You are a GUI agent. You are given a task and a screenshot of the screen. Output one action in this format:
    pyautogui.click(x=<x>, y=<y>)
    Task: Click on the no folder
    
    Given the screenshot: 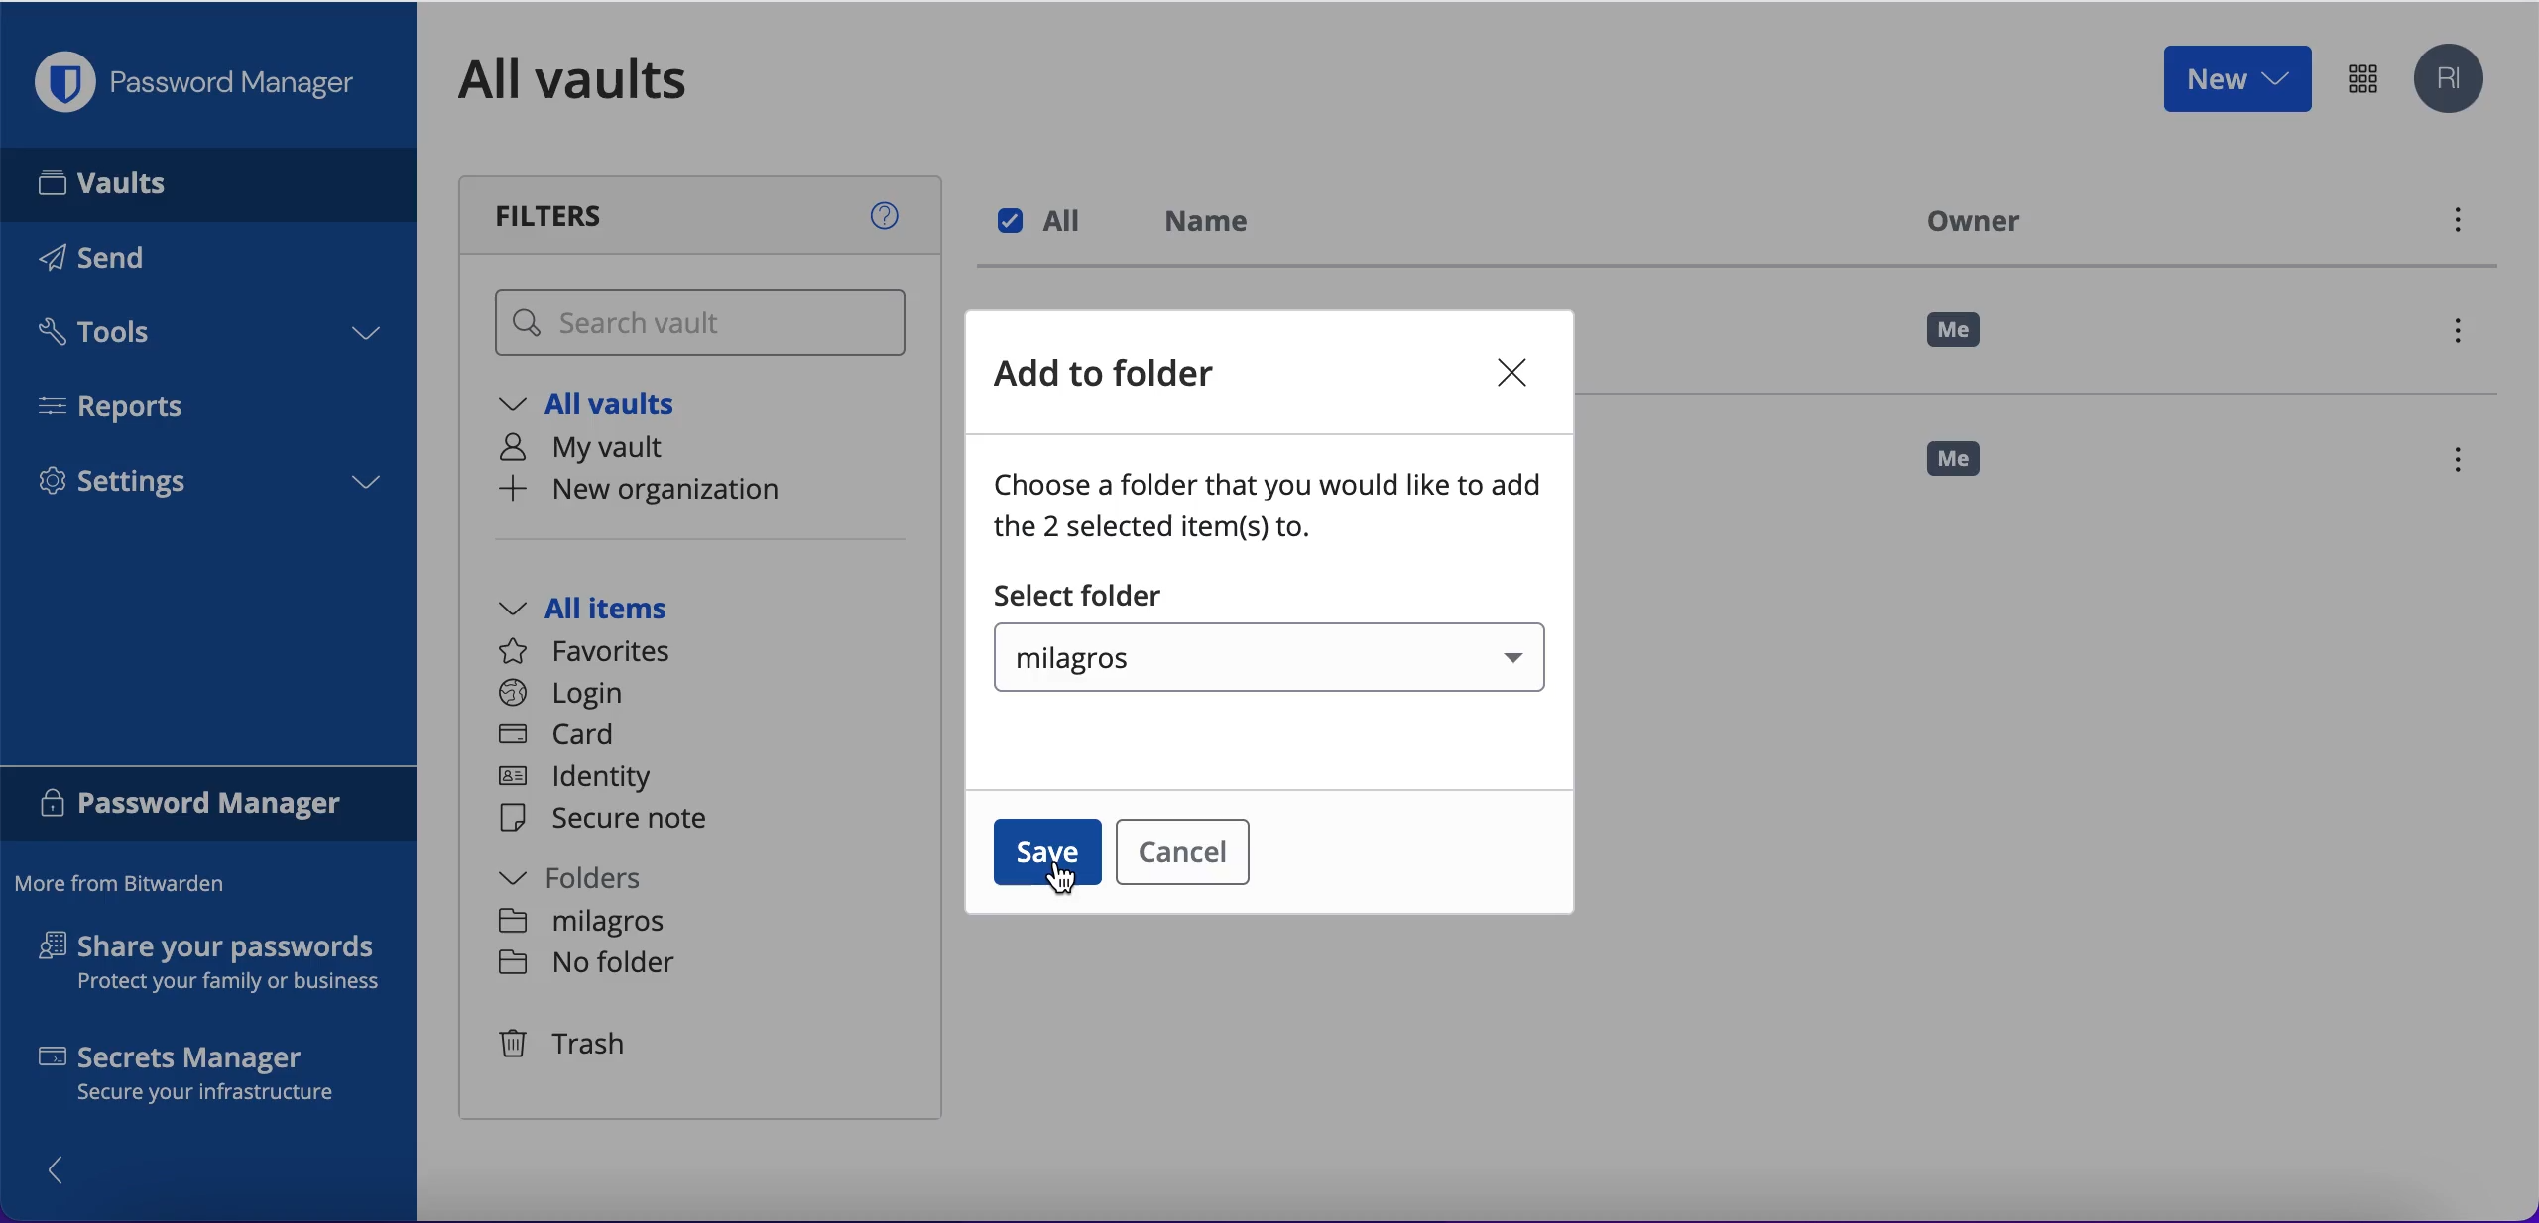 What is the action you would take?
    pyautogui.click(x=586, y=966)
    